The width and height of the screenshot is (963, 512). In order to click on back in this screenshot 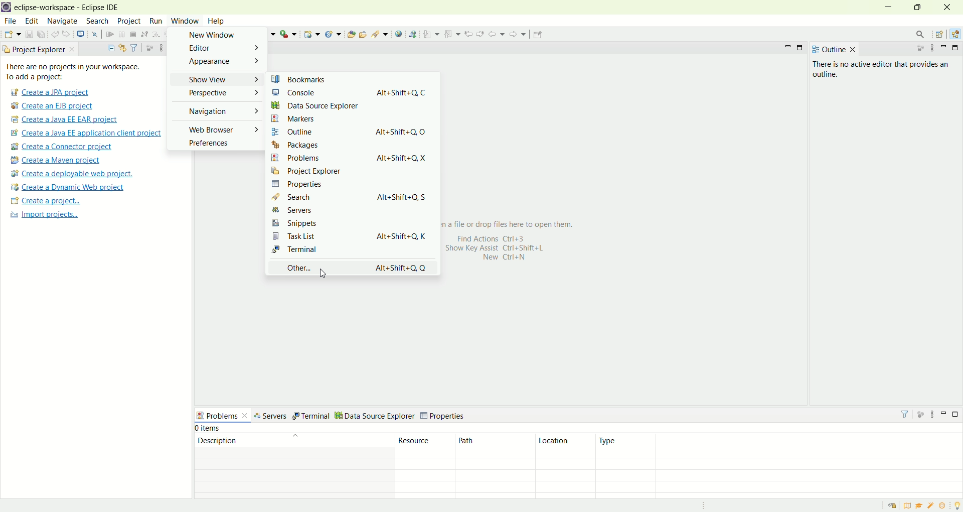, I will do `click(497, 34)`.